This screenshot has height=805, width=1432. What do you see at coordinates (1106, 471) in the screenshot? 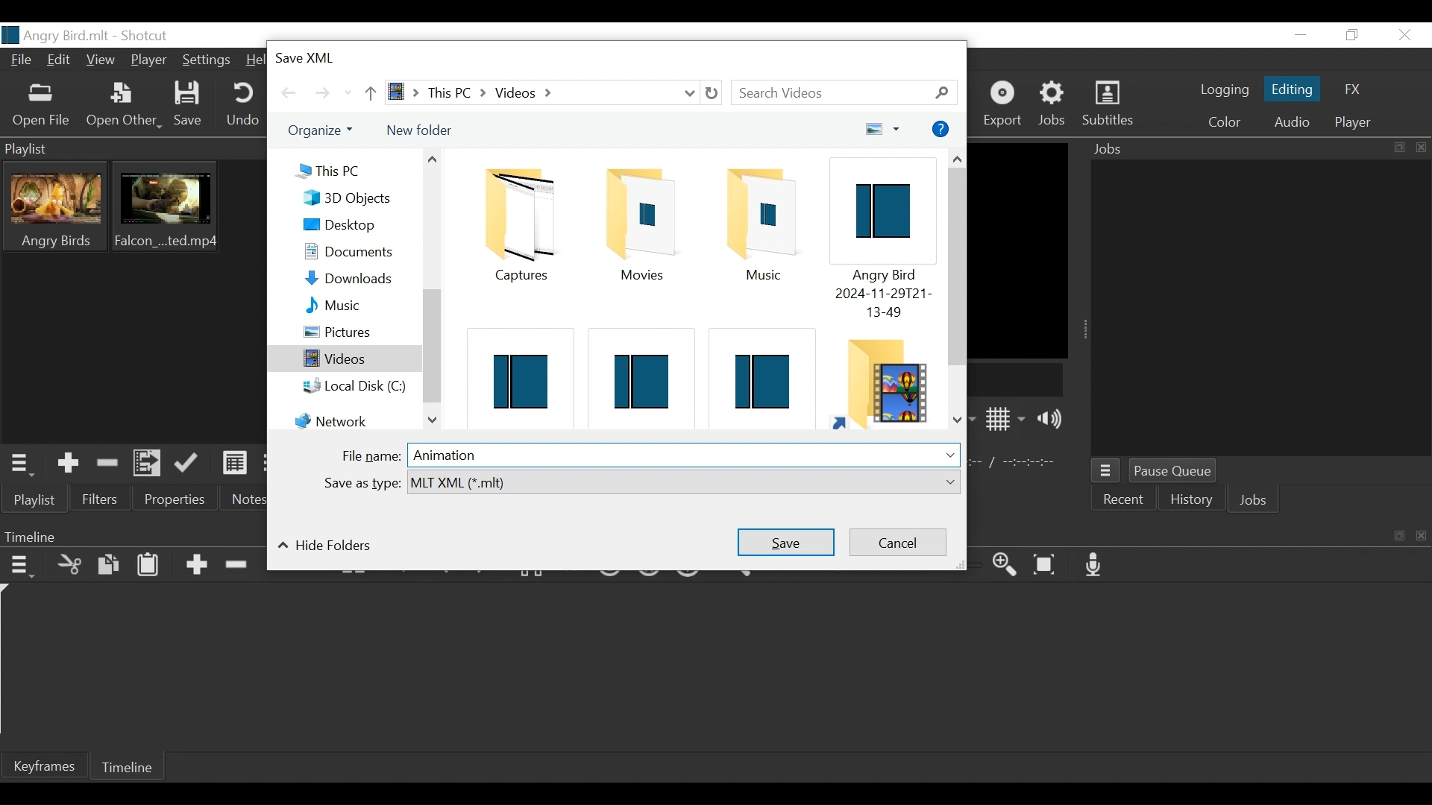
I see `Jobs menu` at bounding box center [1106, 471].